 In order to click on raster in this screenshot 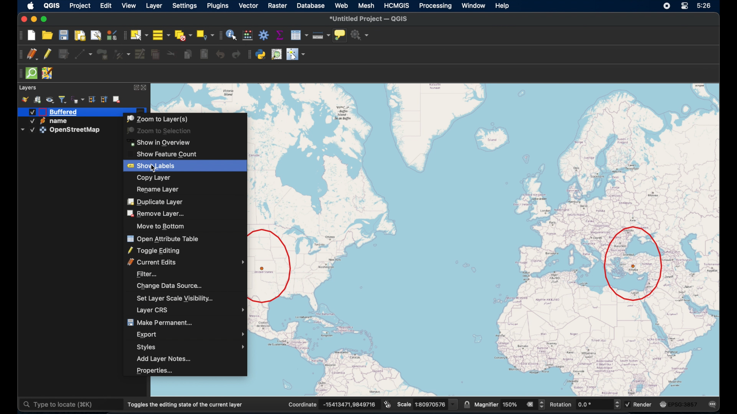, I will do `click(276, 5)`.